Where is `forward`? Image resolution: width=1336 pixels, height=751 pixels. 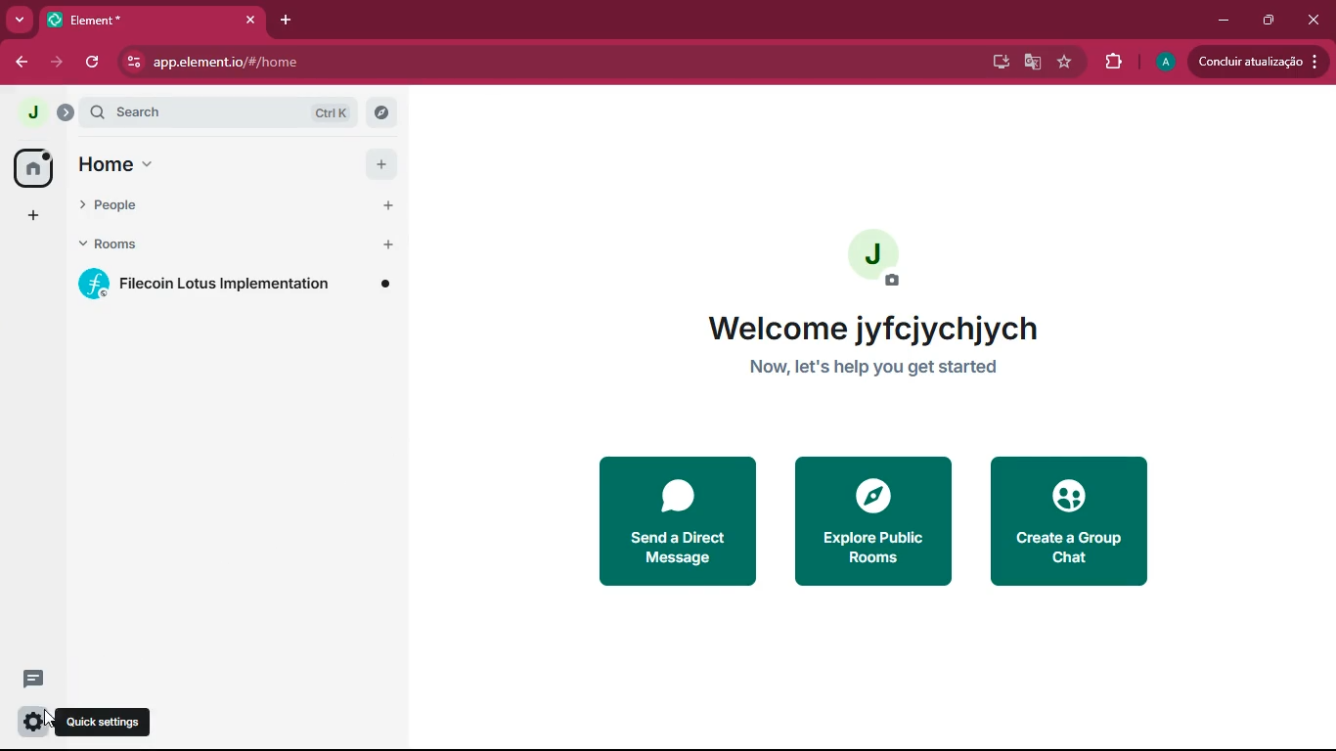
forward is located at coordinates (20, 64).